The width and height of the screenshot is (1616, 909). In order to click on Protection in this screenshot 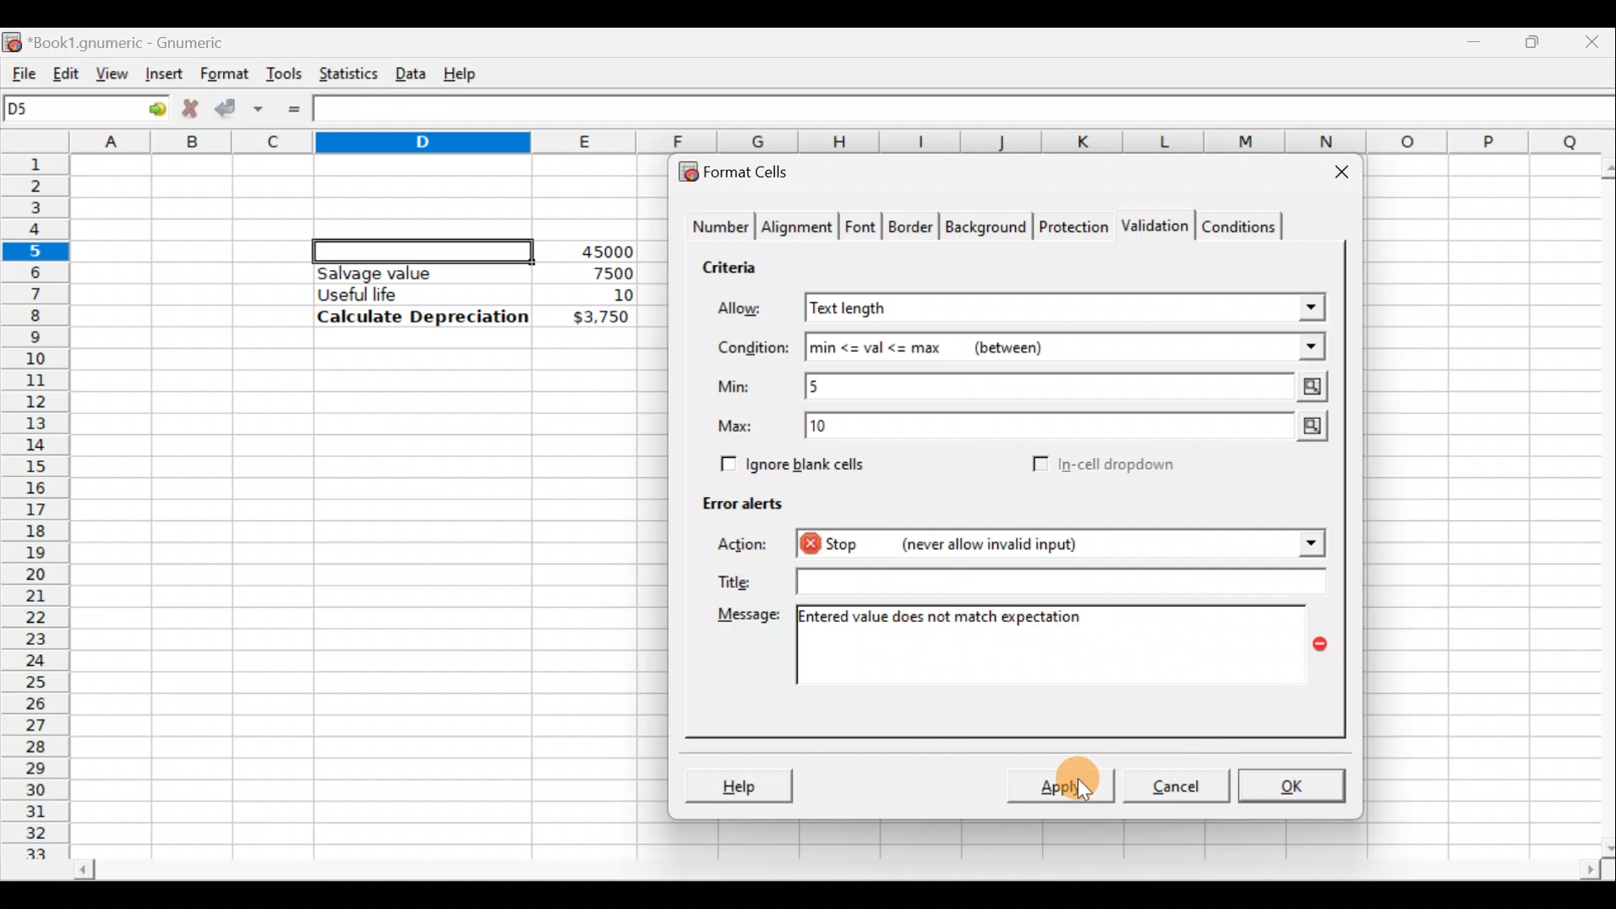, I will do `click(1069, 225)`.